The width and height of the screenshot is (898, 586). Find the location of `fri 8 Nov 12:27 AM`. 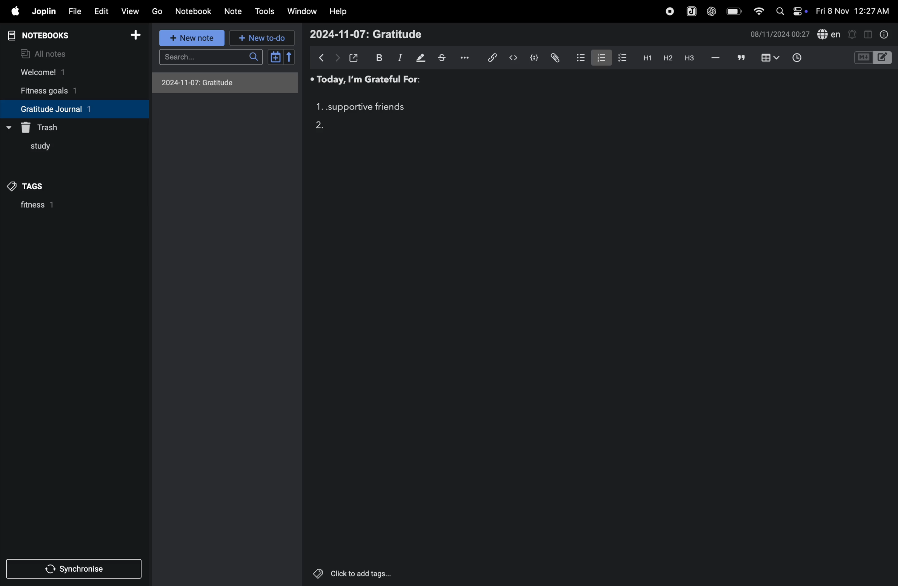

fri 8 Nov 12:27 AM is located at coordinates (852, 11).